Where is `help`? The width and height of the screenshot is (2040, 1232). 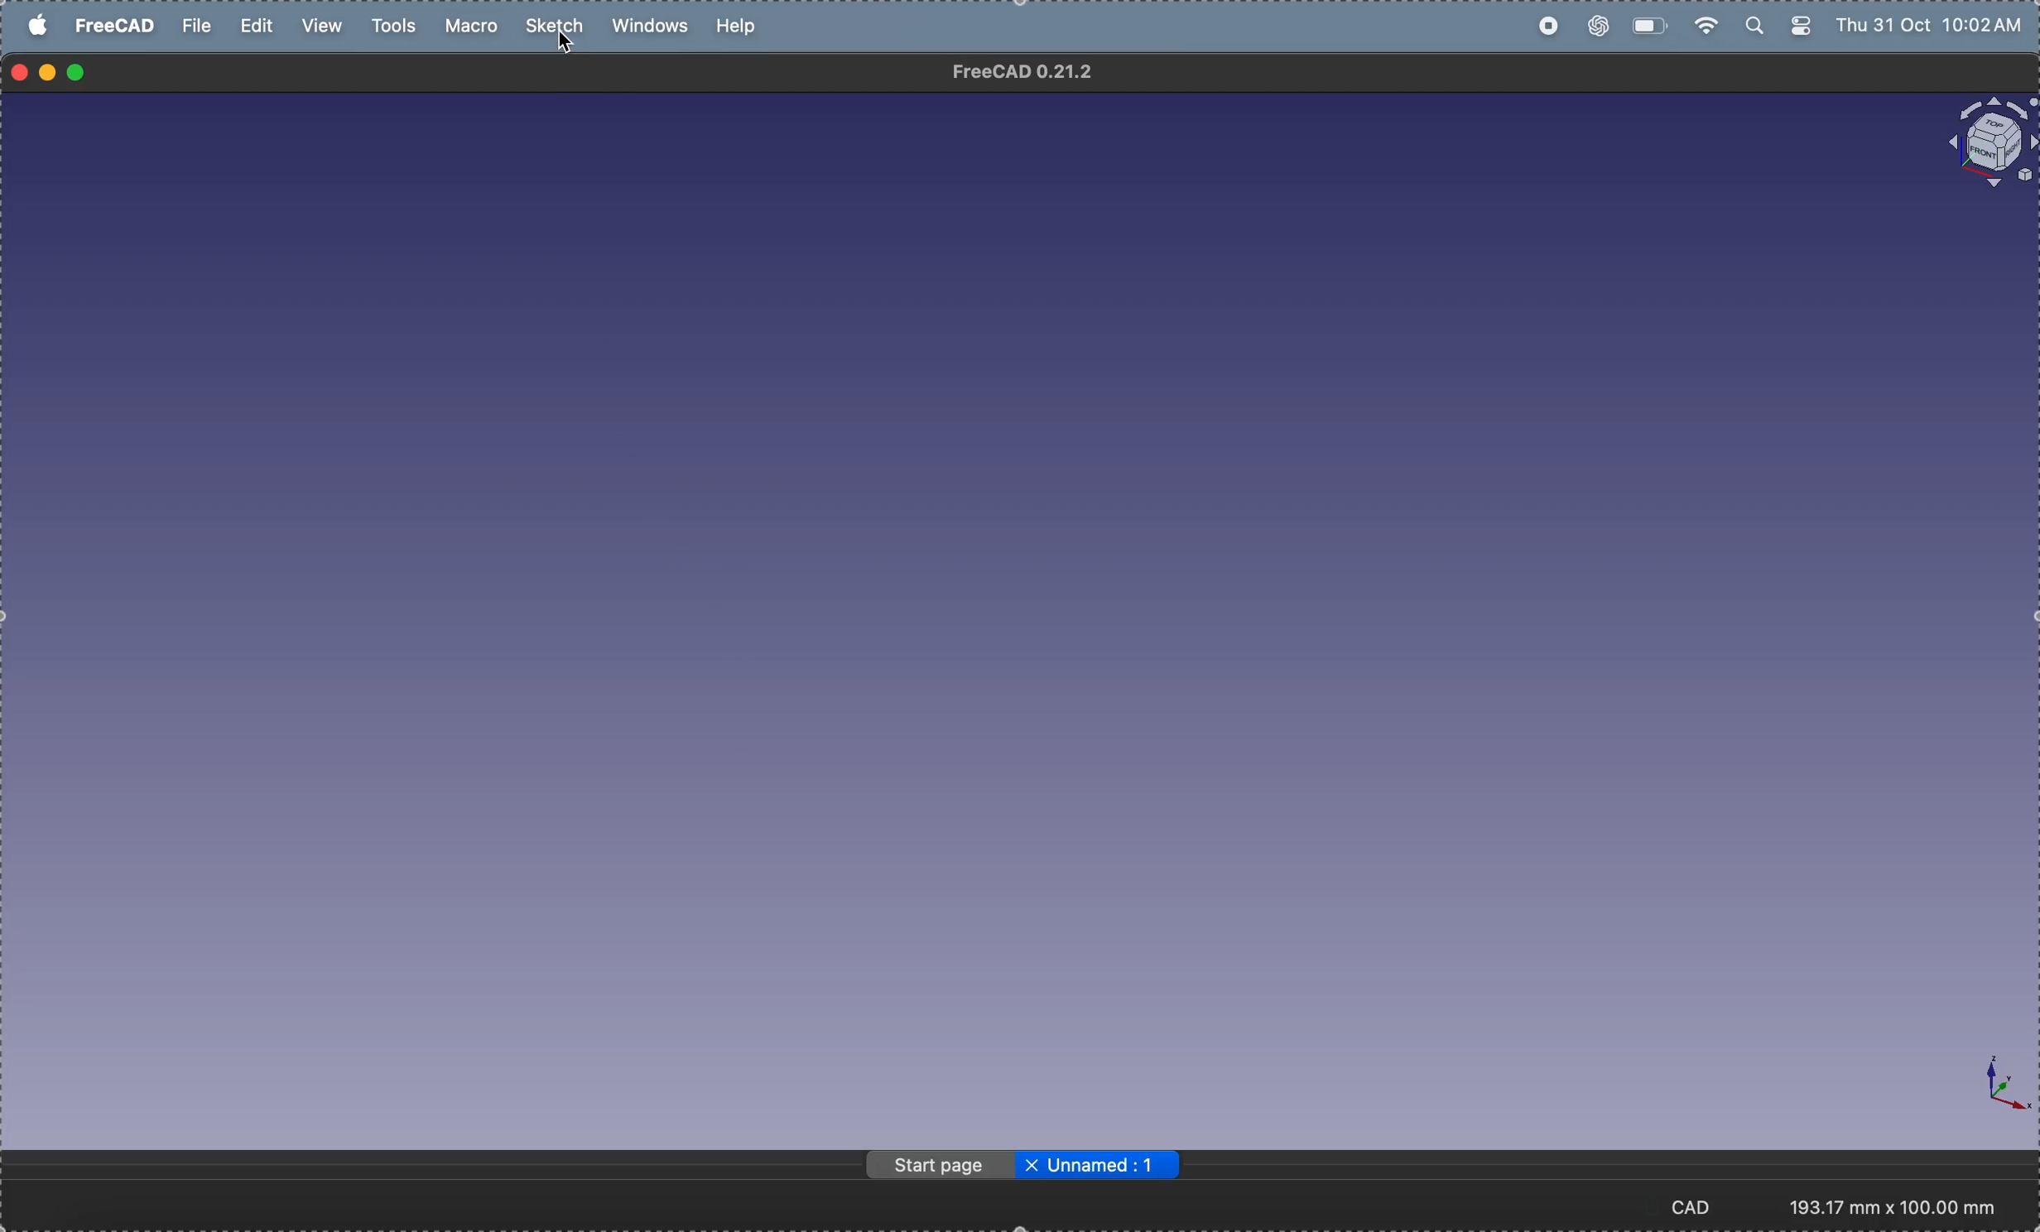
help is located at coordinates (739, 25).